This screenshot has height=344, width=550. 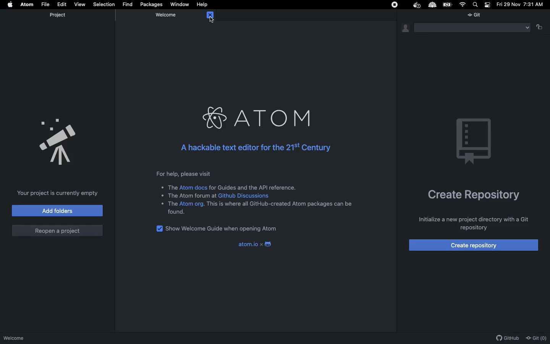 I want to click on Find, so click(x=128, y=4).